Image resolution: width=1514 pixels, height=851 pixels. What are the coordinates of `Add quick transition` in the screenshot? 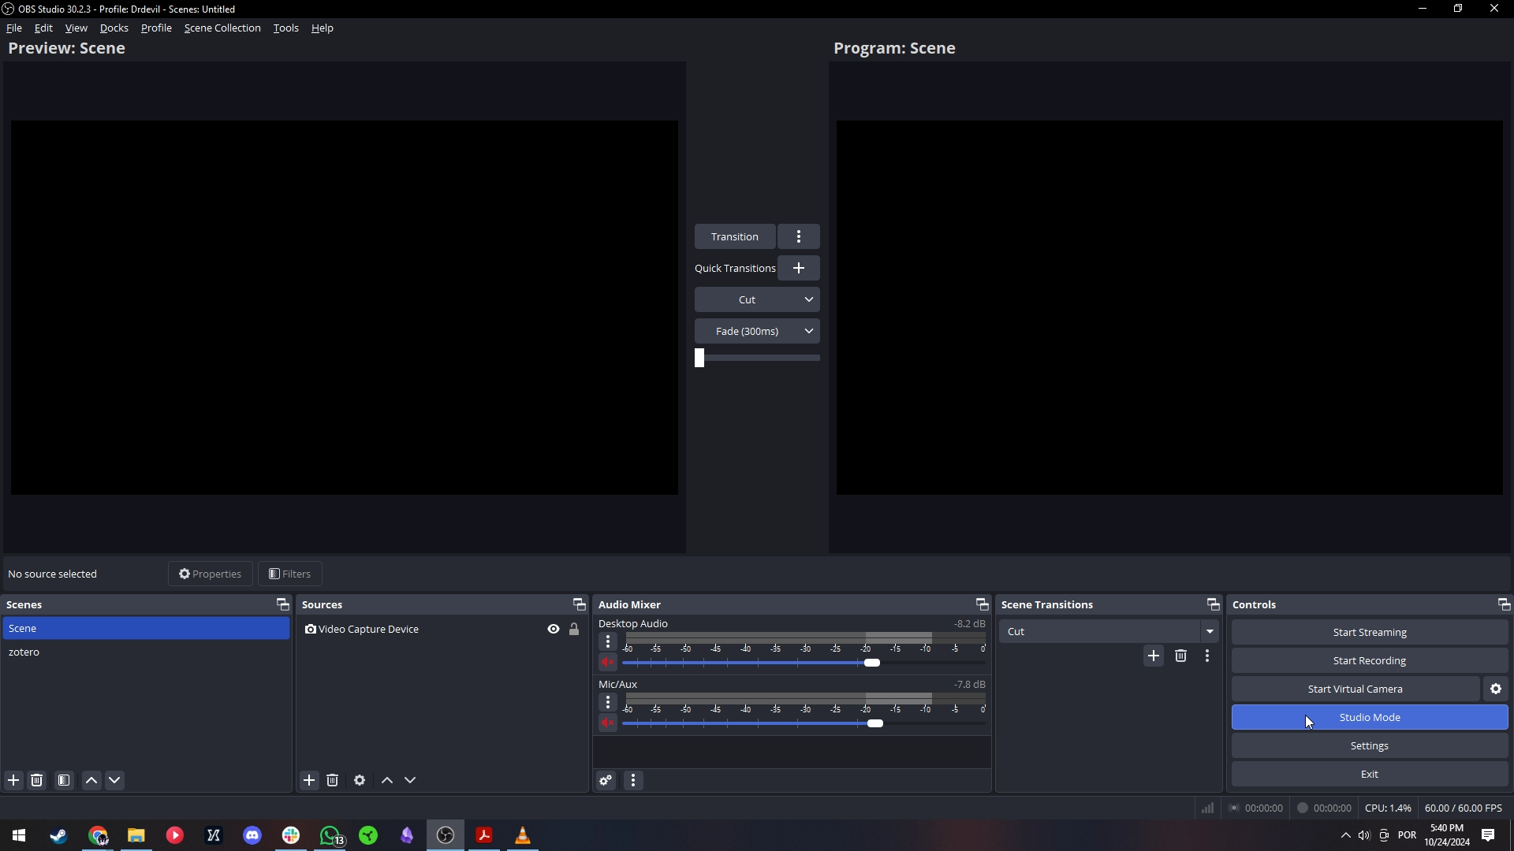 It's located at (800, 268).